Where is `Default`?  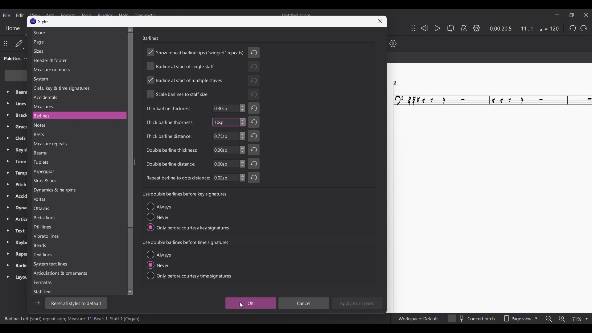
Default is located at coordinates (20, 44).